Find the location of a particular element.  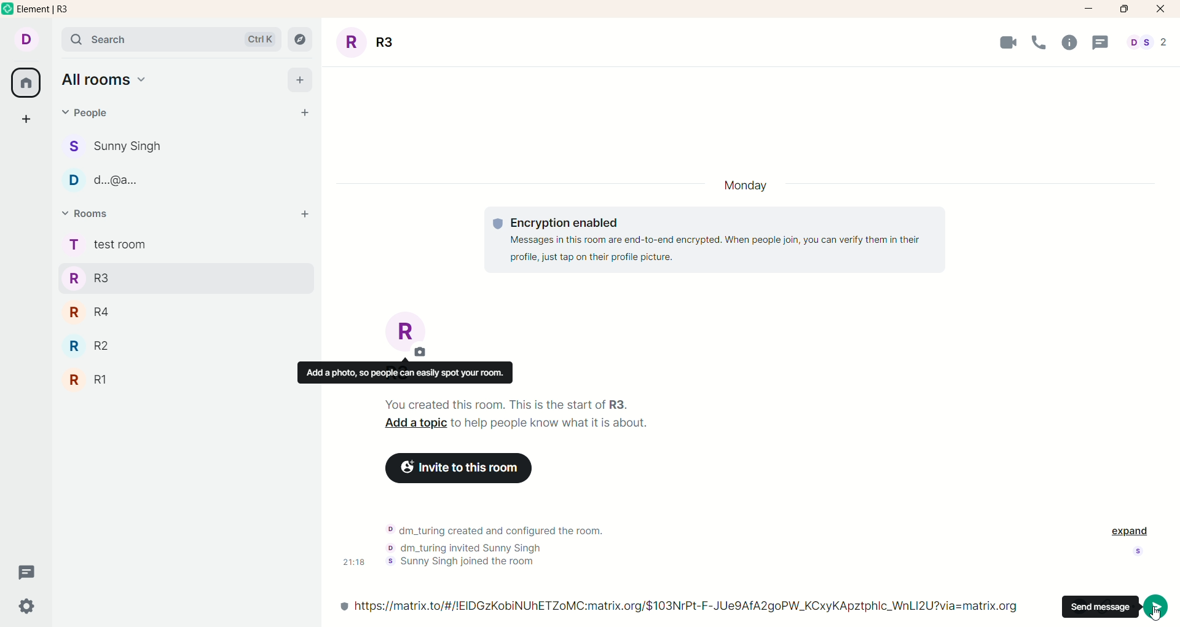

ay is located at coordinates (747, 187).